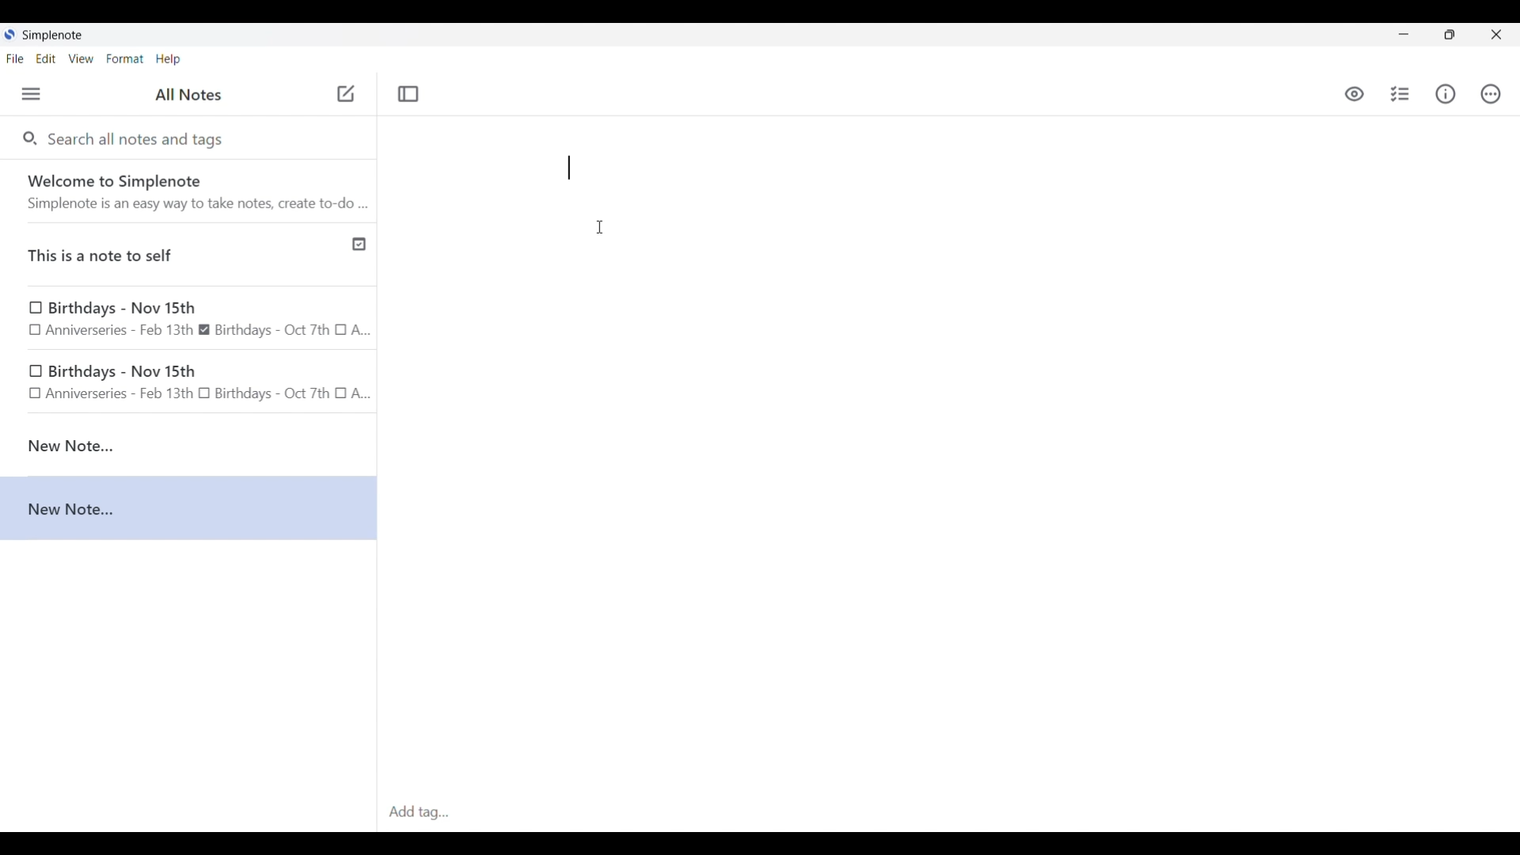 The width and height of the screenshot is (1520, 855). What do you see at coordinates (15, 58) in the screenshot?
I see `File menu` at bounding box center [15, 58].